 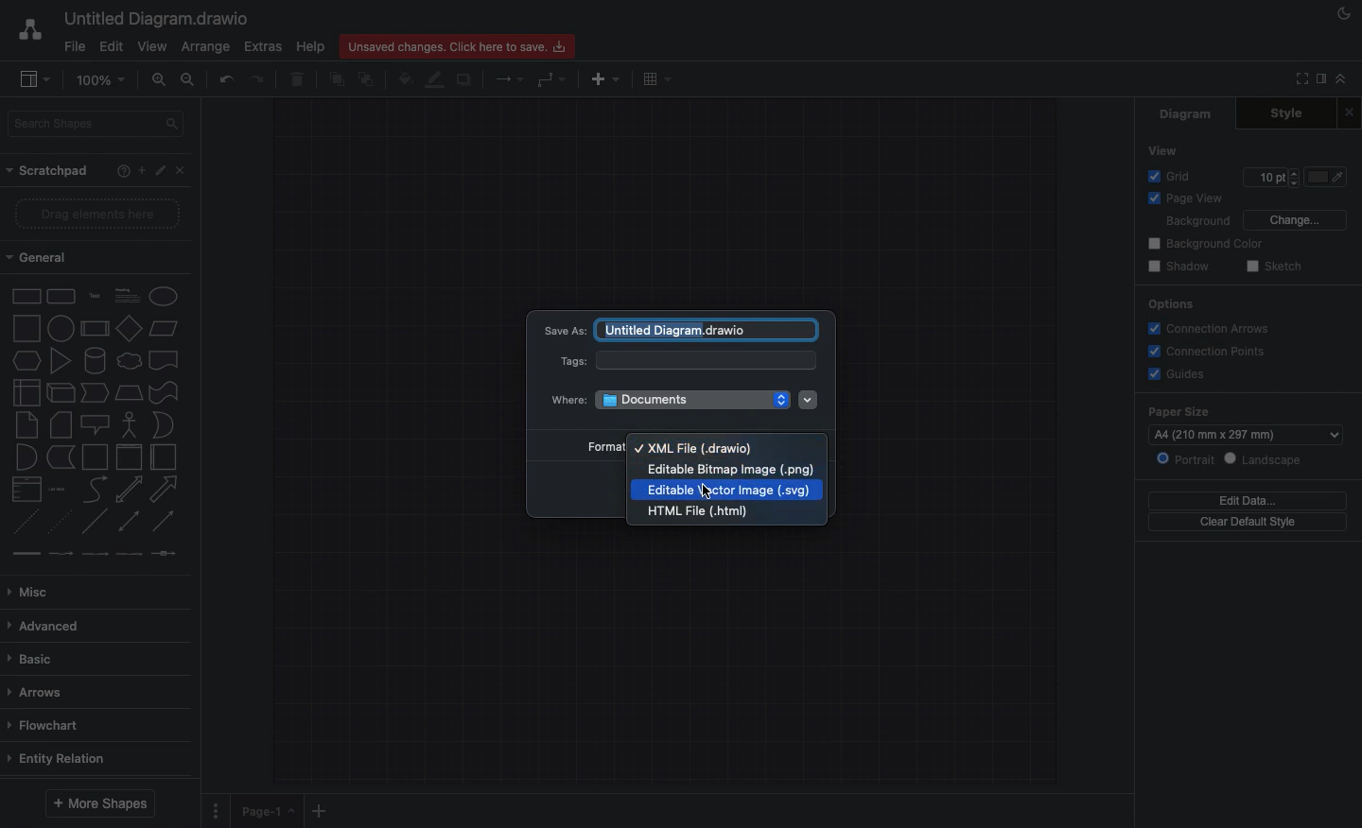 I want to click on XML File, so click(x=702, y=447).